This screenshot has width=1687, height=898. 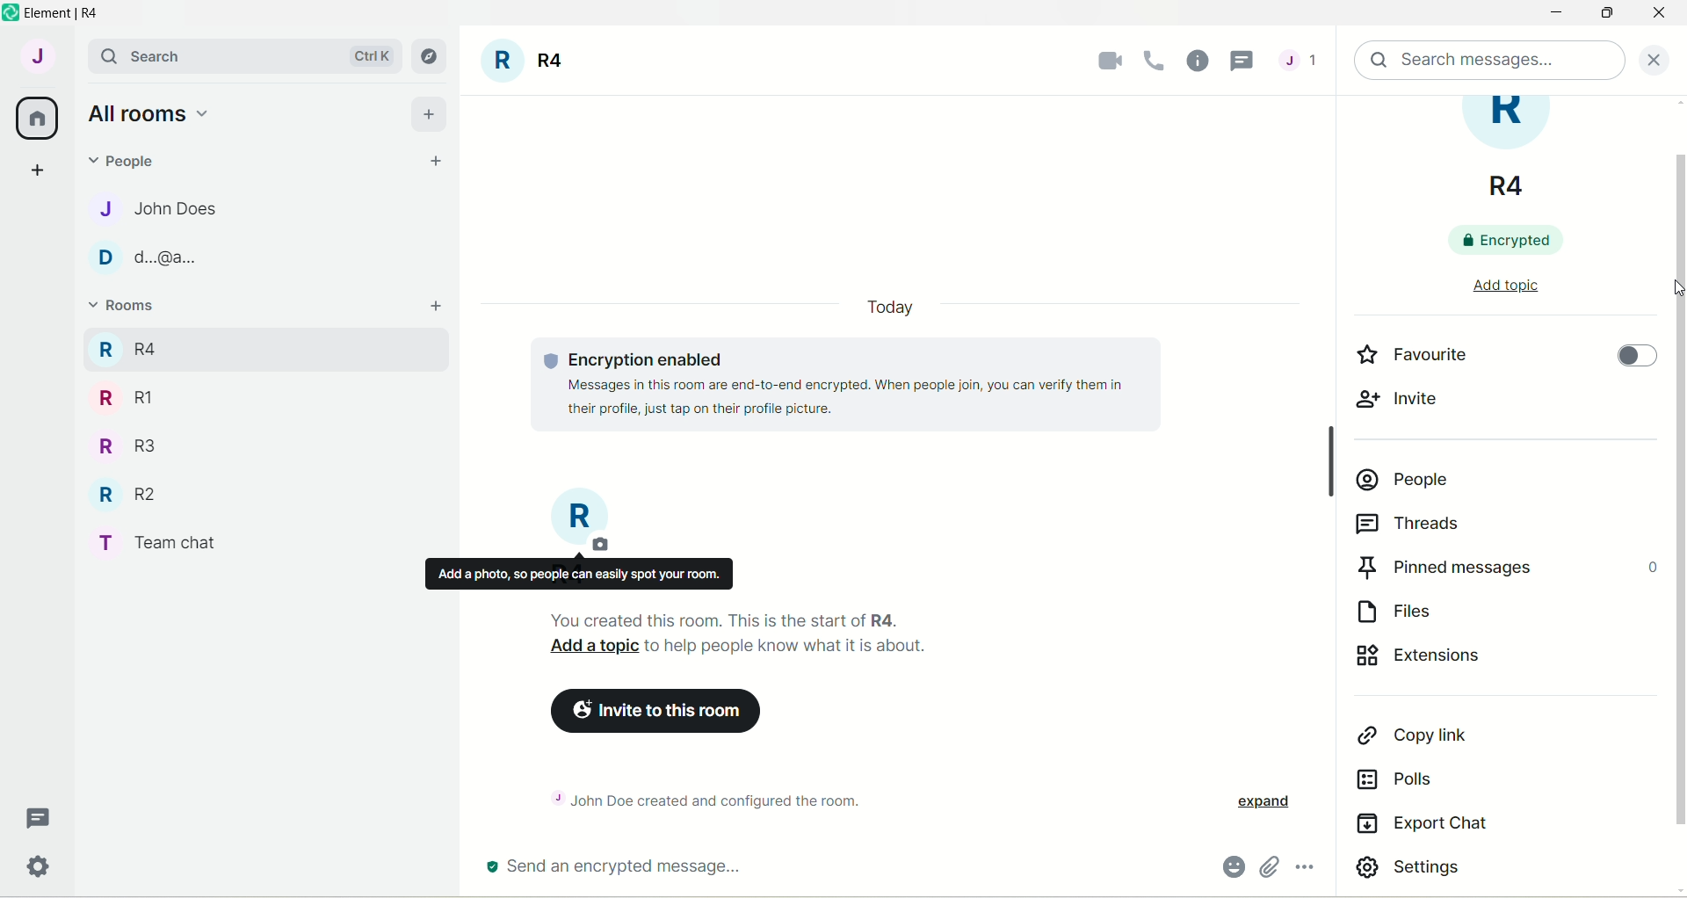 I want to click on people, so click(x=128, y=159).